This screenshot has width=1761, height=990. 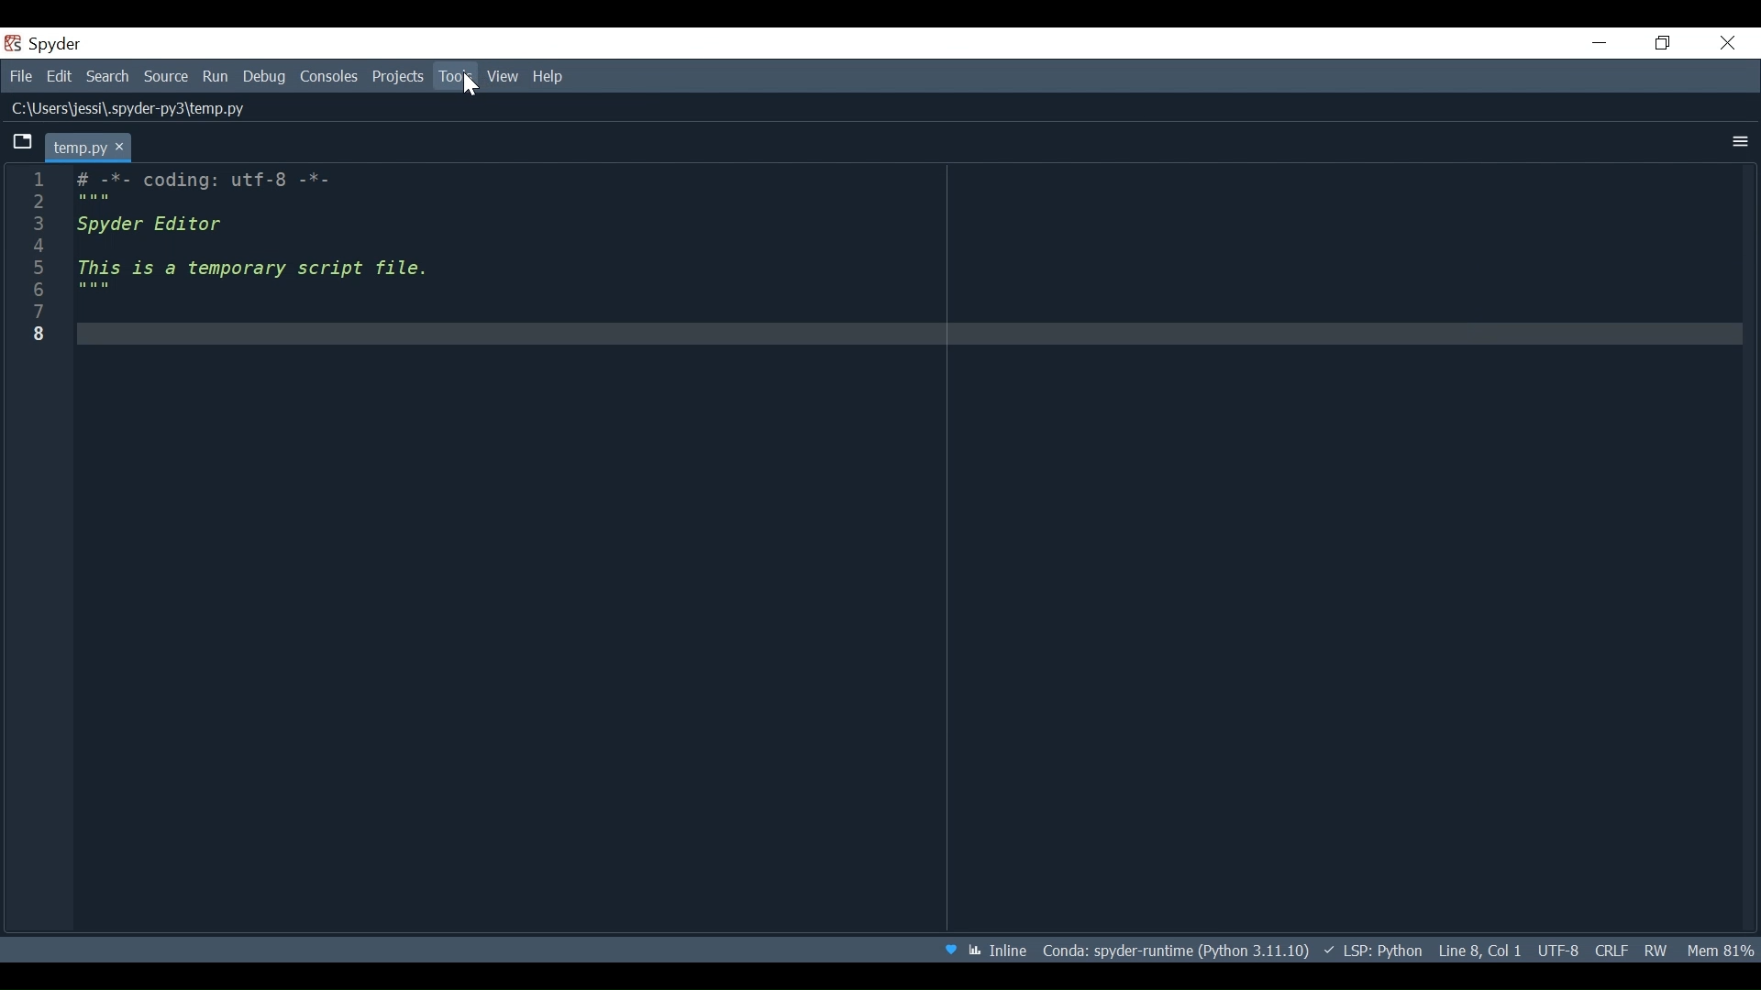 What do you see at coordinates (1600, 42) in the screenshot?
I see `Minimize` at bounding box center [1600, 42].